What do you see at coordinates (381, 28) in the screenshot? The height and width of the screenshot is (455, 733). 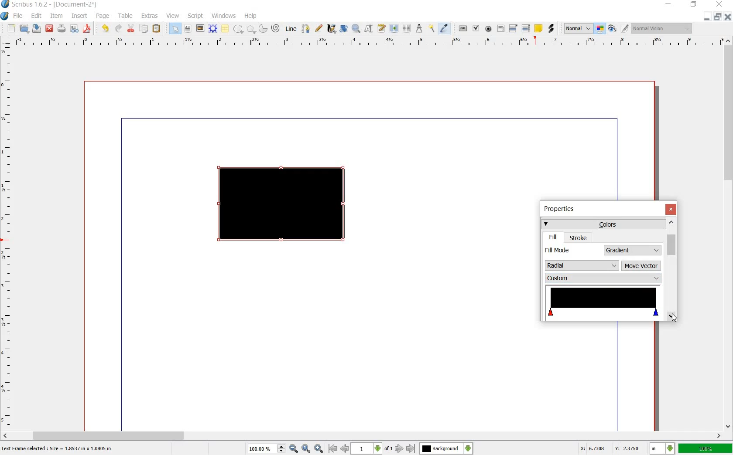 I see `edit text with story editor` at bounding box center [381, 28].